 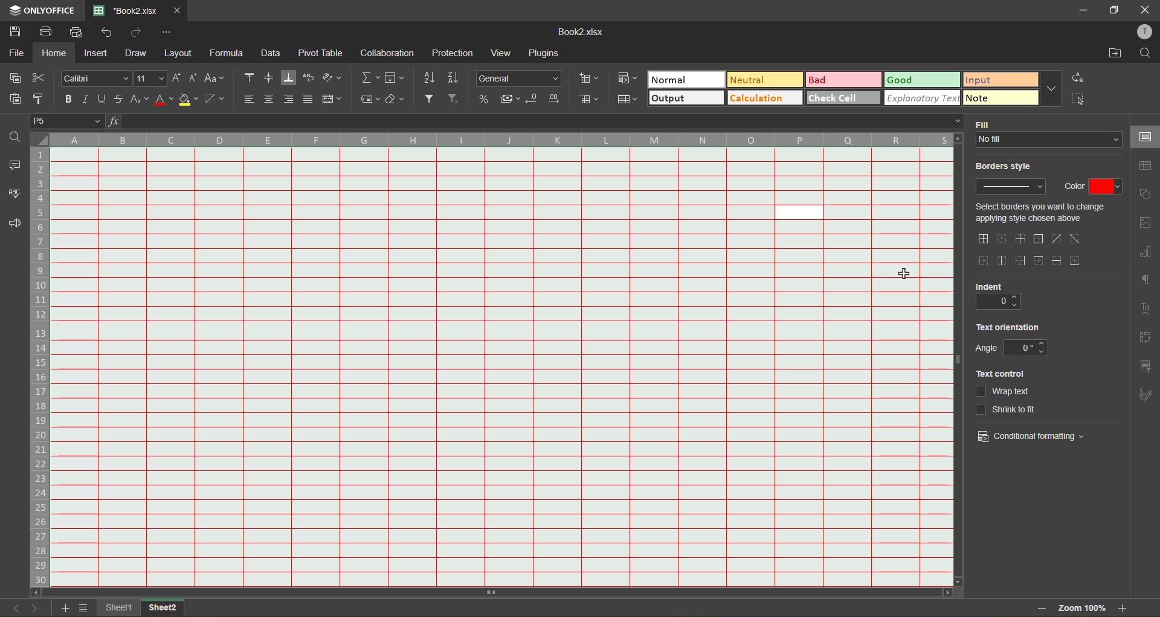 I want to click on minimize, so click(x=1086, y=11).